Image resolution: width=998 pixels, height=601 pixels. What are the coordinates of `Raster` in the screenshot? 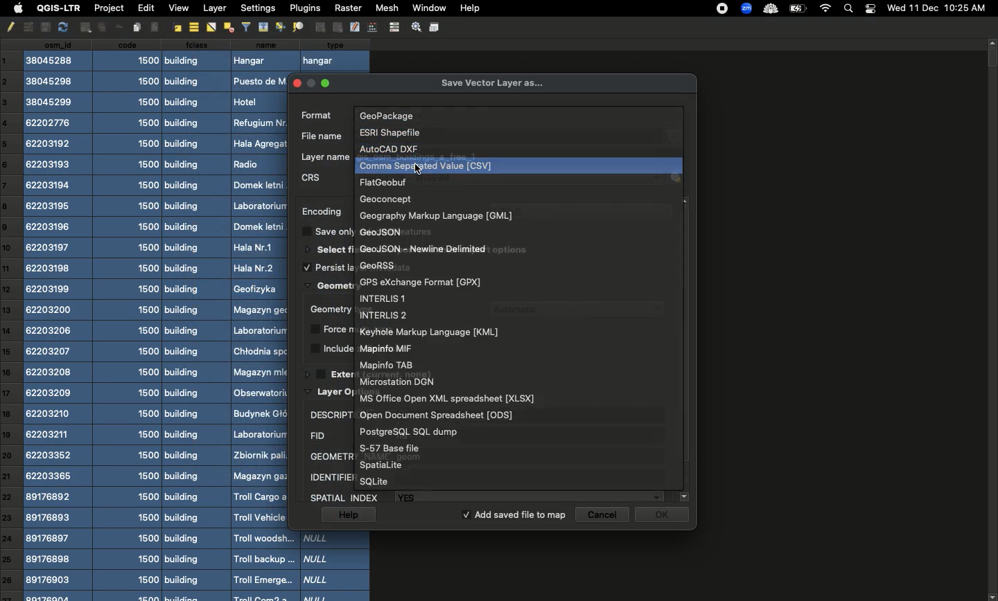 It's located at (347, 8).